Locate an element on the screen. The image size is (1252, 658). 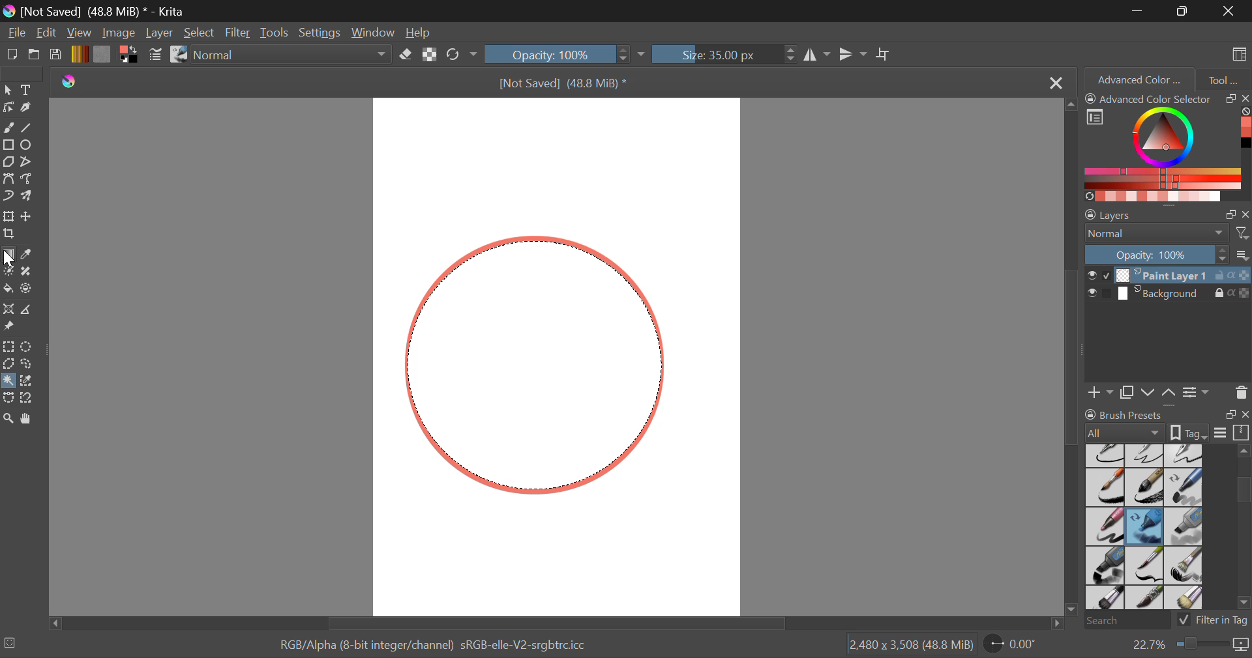
File is located at coordinates (17, 34).